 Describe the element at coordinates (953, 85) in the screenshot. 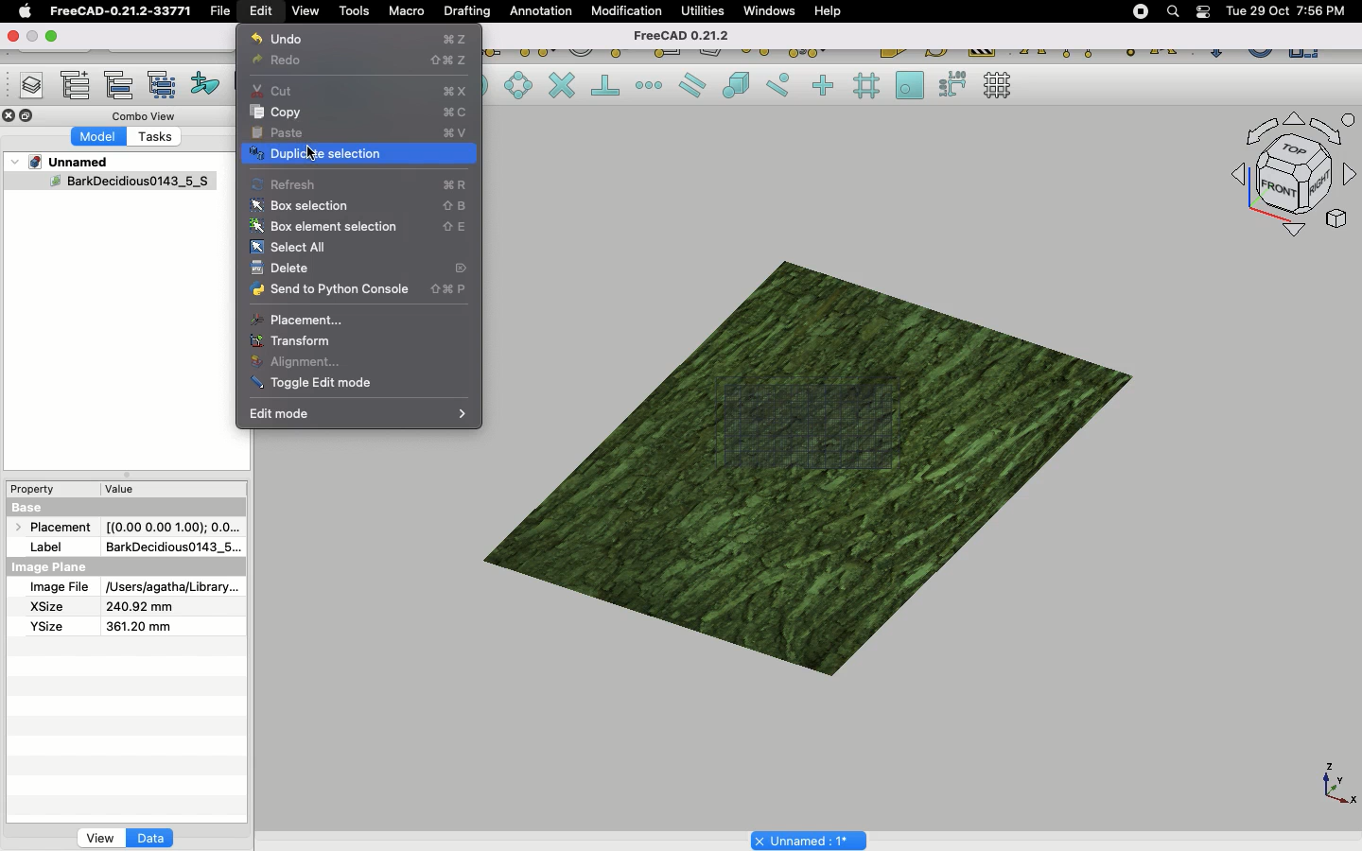

I see `Snap dimensions` at that location.